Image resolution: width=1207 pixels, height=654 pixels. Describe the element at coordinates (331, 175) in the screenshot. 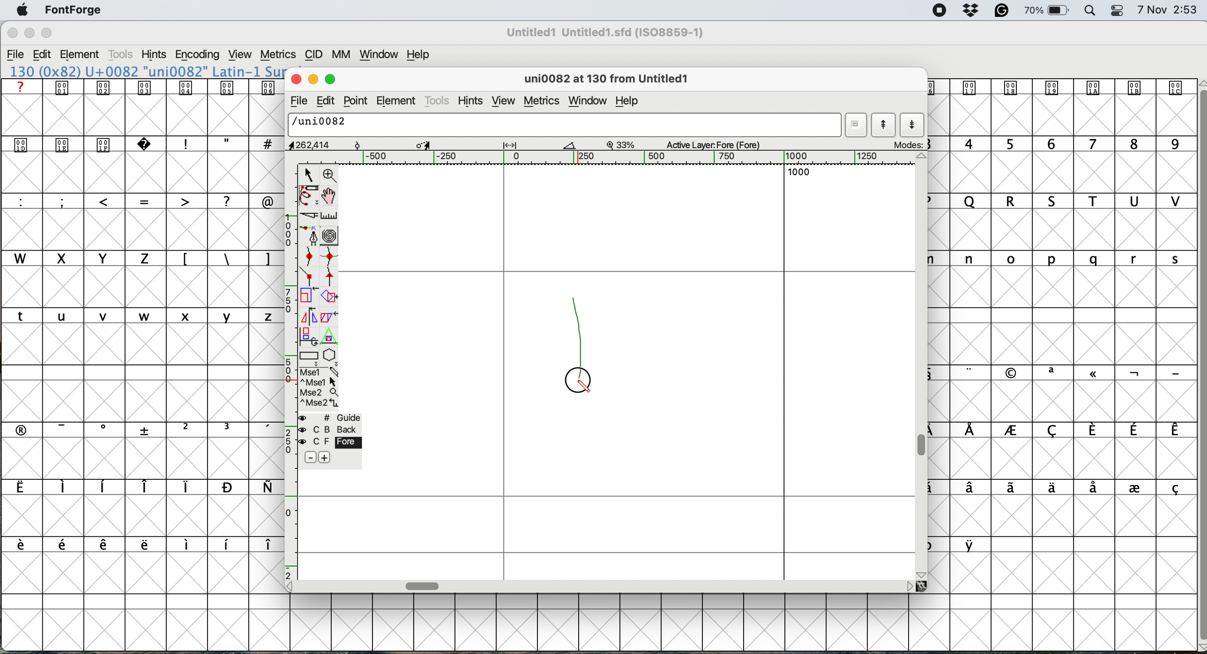

I see `zoom in` at that location.